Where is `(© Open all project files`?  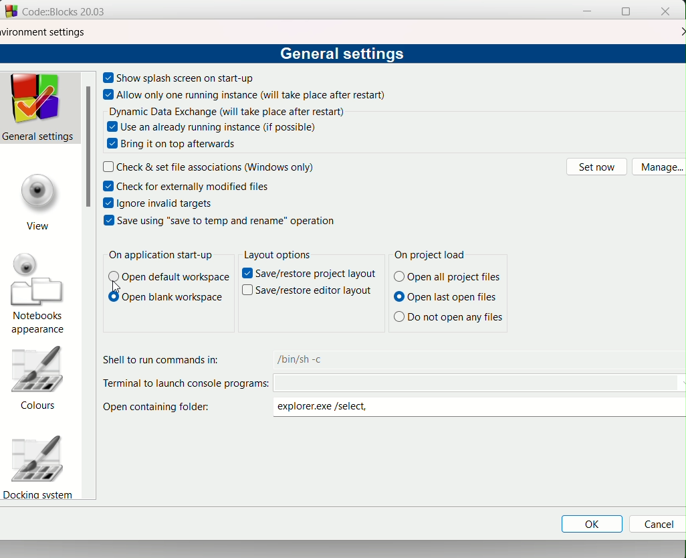
(© Open all project files is located at coordinates (449, 277).